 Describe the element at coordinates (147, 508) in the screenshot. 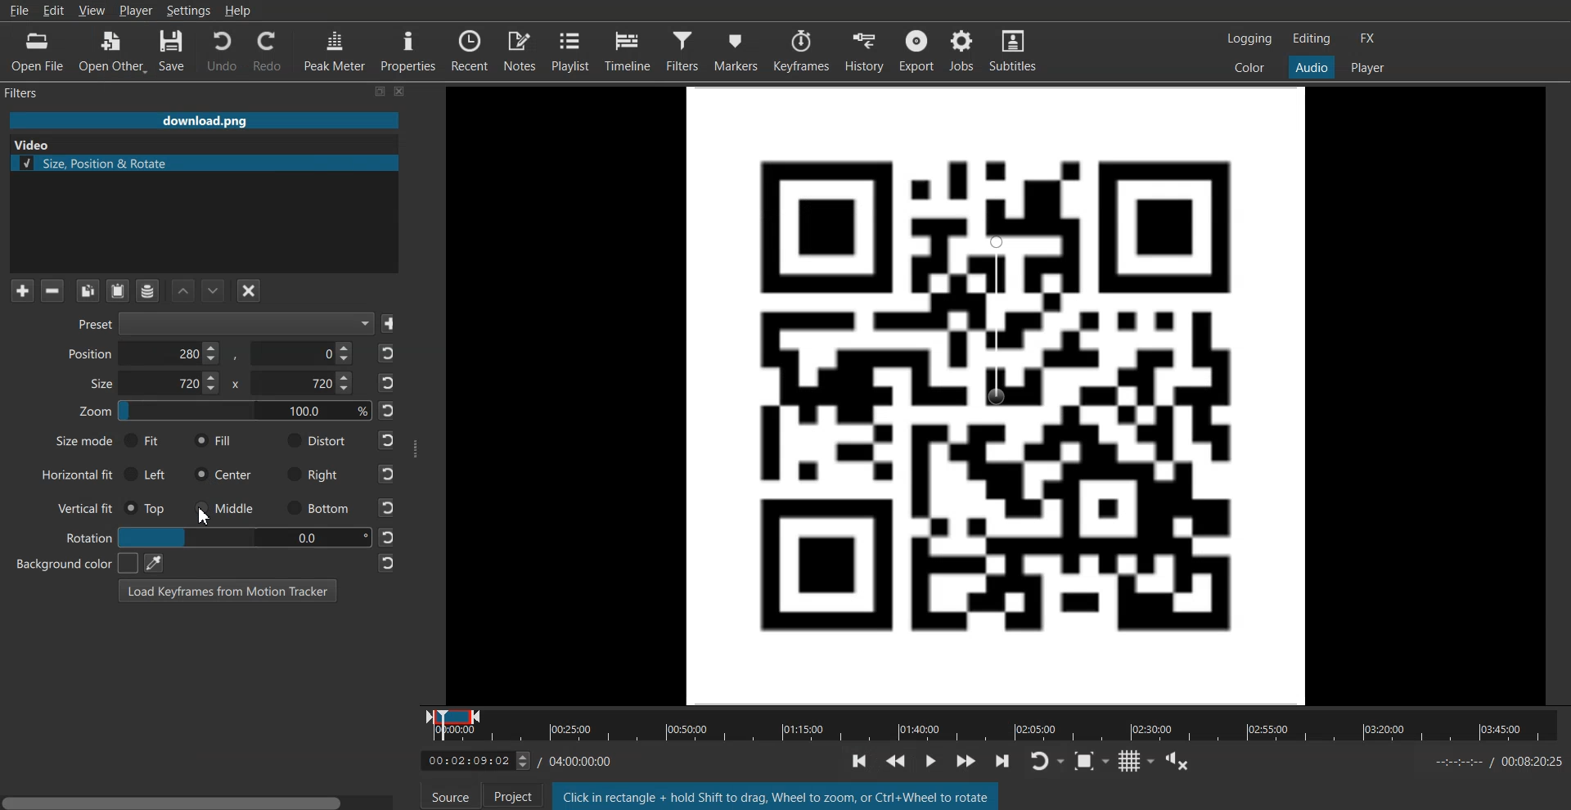

I see `Top` at that location.